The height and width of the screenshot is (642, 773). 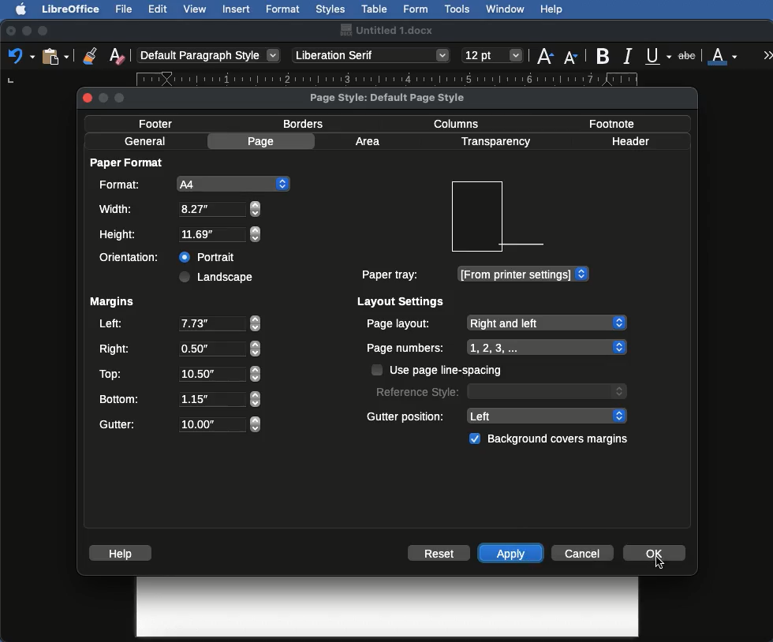 I want to click on Maximize, so click(x=44, y=31).